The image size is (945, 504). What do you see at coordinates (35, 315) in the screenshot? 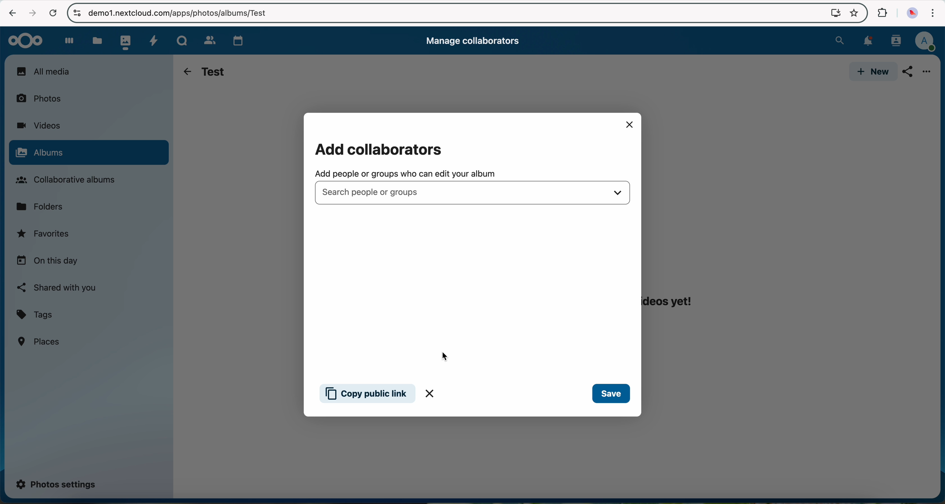
I see `tags` at bounding box center [35, 315].